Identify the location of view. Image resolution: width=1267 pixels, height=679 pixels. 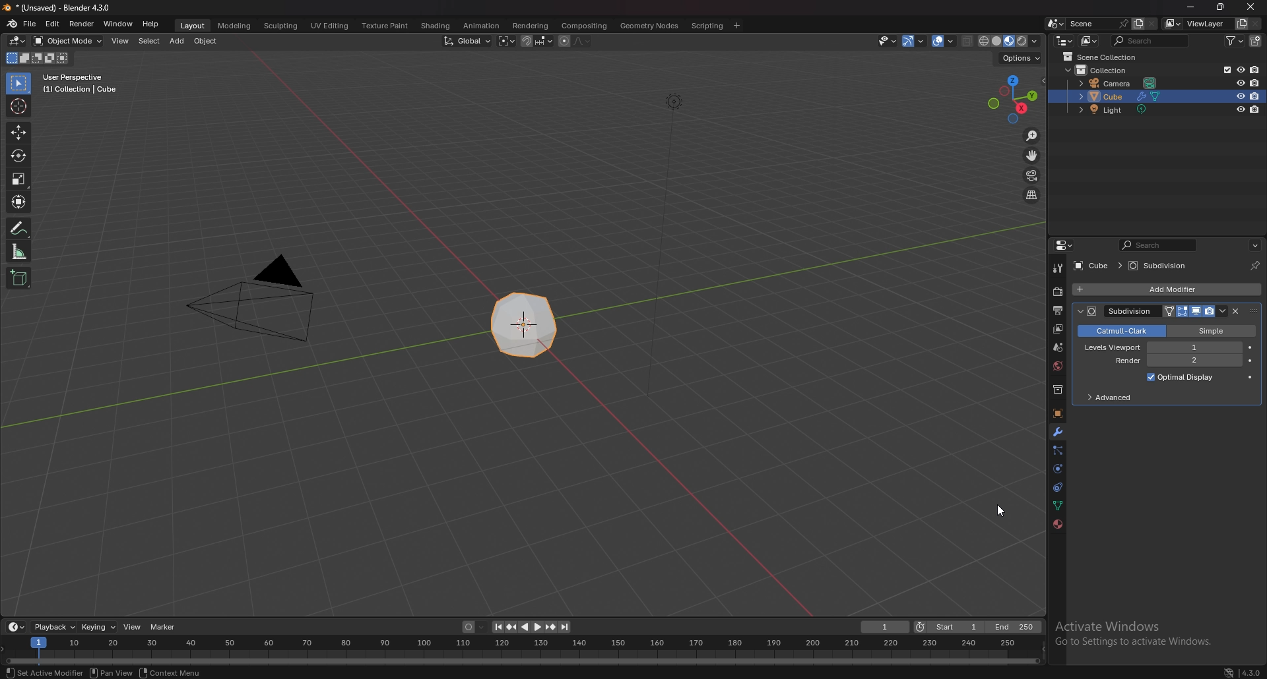
(133, 627).